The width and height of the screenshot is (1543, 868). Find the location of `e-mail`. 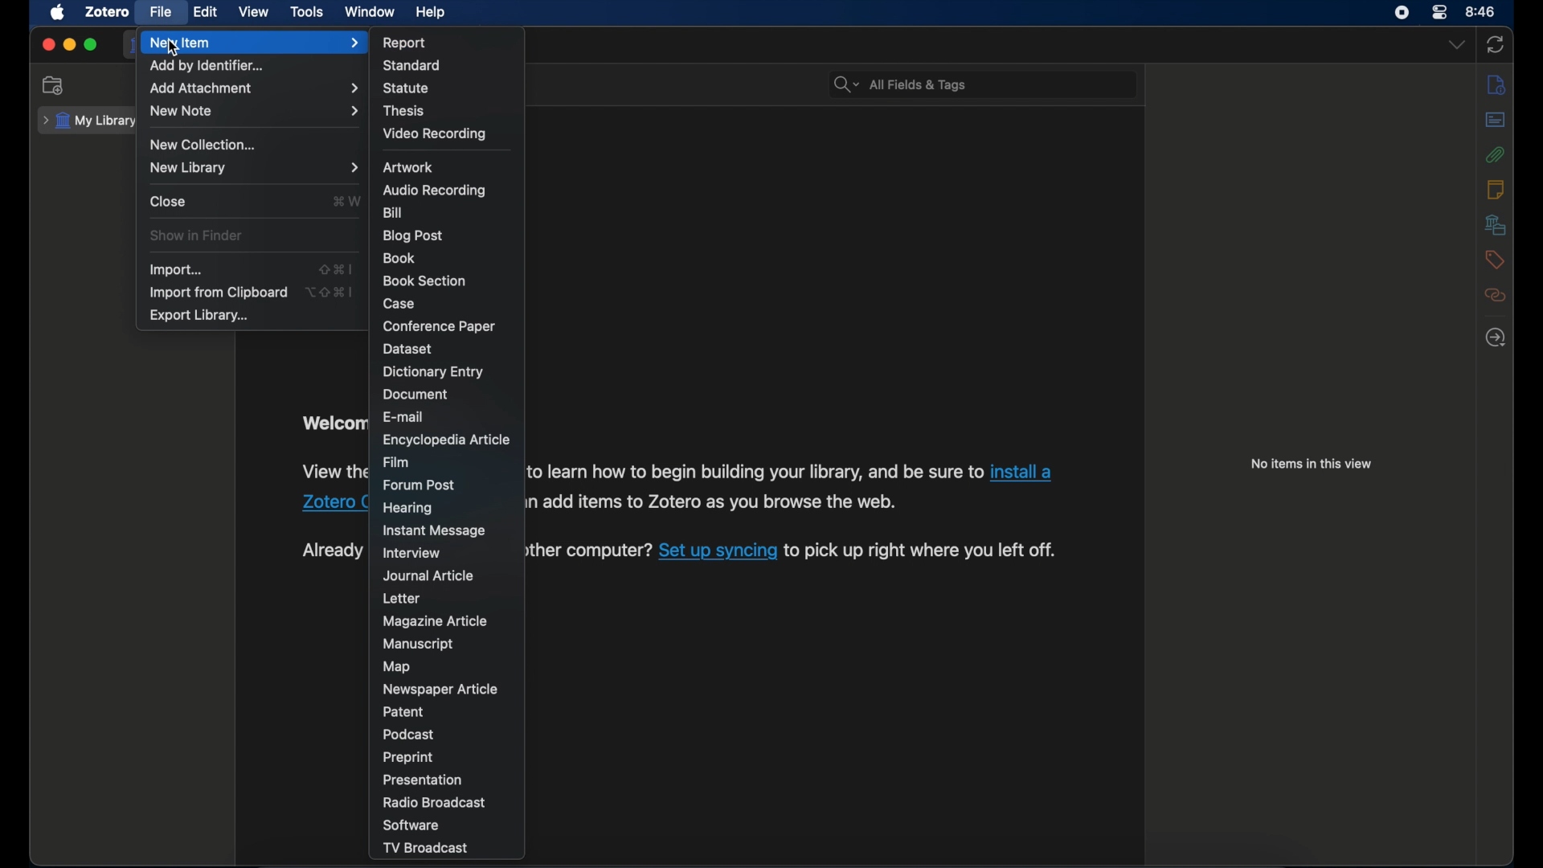

e-mail is located at coordinates (403, 416).